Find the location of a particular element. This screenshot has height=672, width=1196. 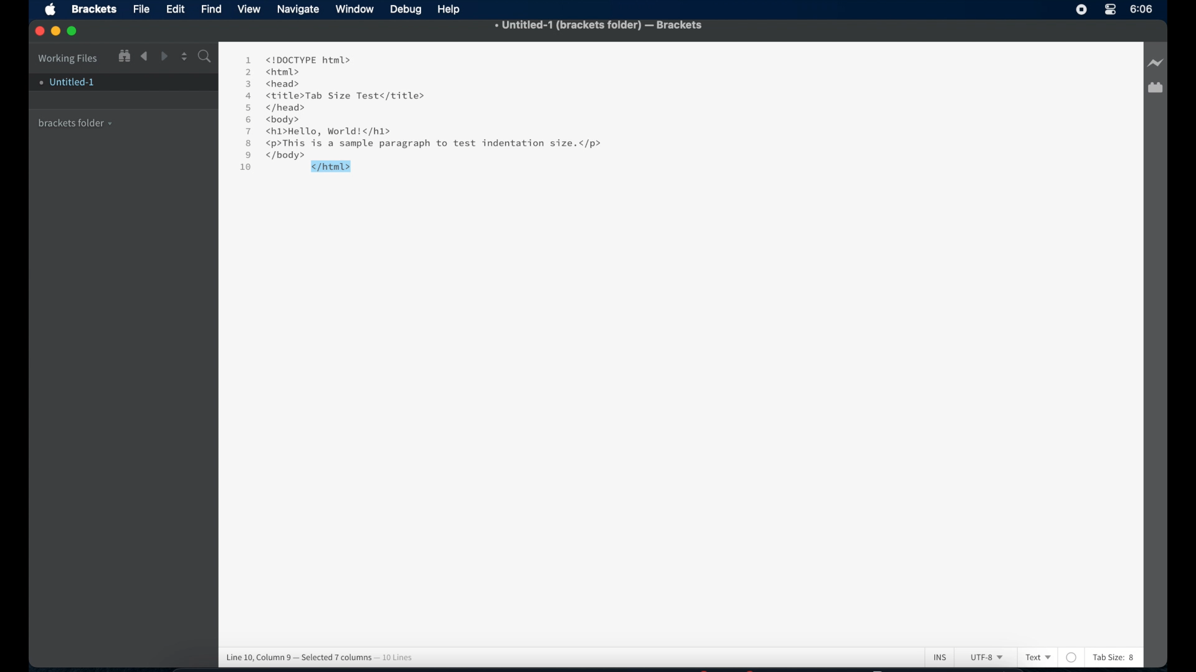

UTF-8 is located at coordinates (984, 658).